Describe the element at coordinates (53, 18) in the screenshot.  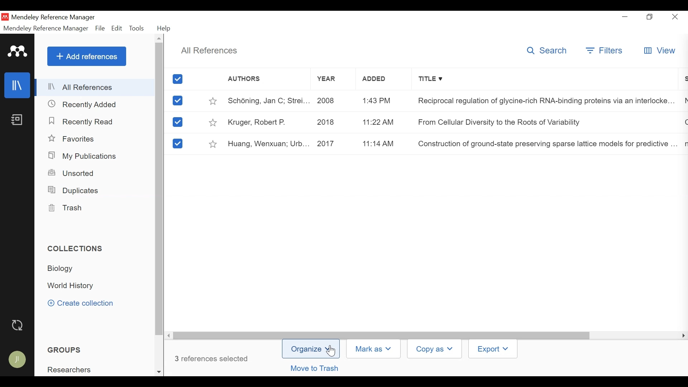
I see `Mendeley Reference Manager` at that location.